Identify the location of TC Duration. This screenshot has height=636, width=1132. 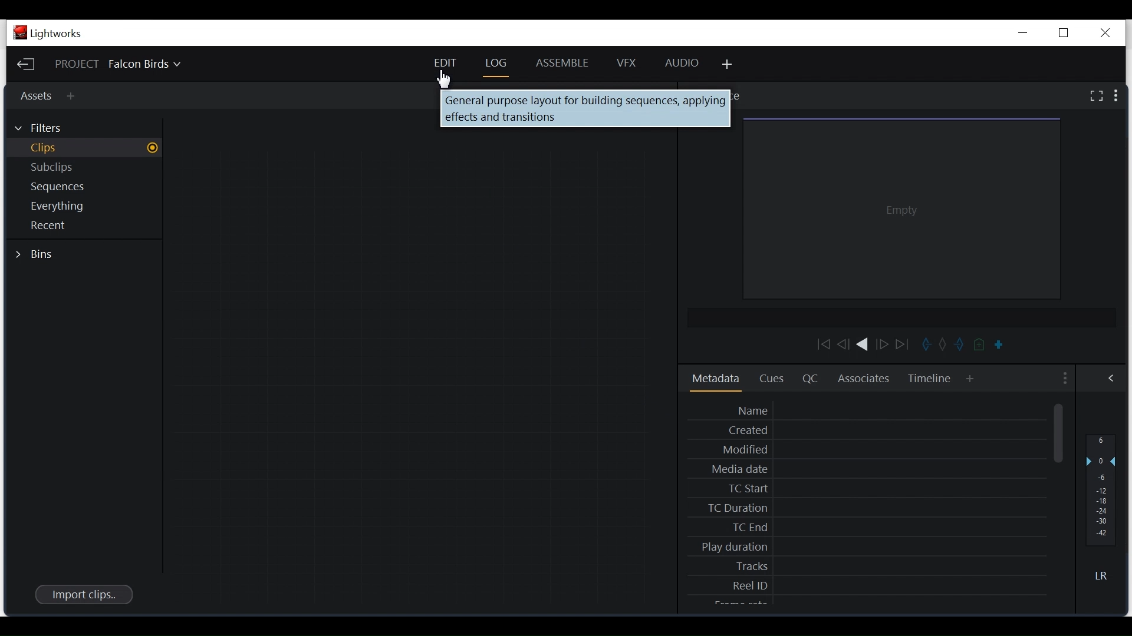
(873, 507).